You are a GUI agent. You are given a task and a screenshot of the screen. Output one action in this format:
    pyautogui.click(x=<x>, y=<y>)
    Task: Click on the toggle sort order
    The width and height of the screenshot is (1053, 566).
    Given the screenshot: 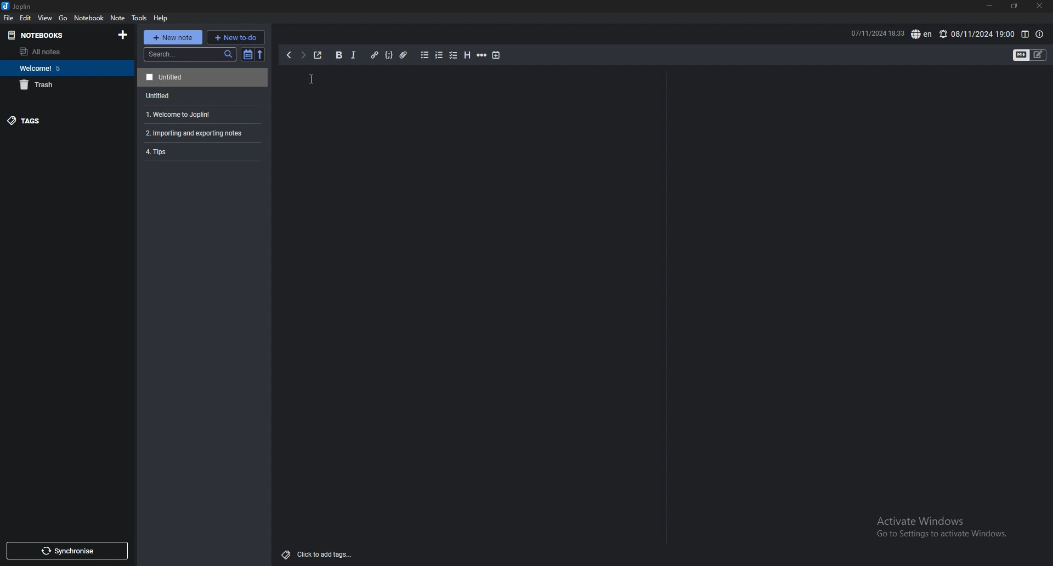 What is the action you would take?
    pyautogui.click(x=248, y=54)
    